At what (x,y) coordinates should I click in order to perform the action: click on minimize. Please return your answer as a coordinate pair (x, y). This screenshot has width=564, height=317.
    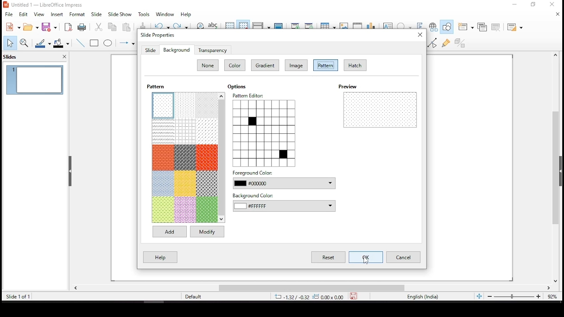
    Looking at the image, I should click on (515, 4).